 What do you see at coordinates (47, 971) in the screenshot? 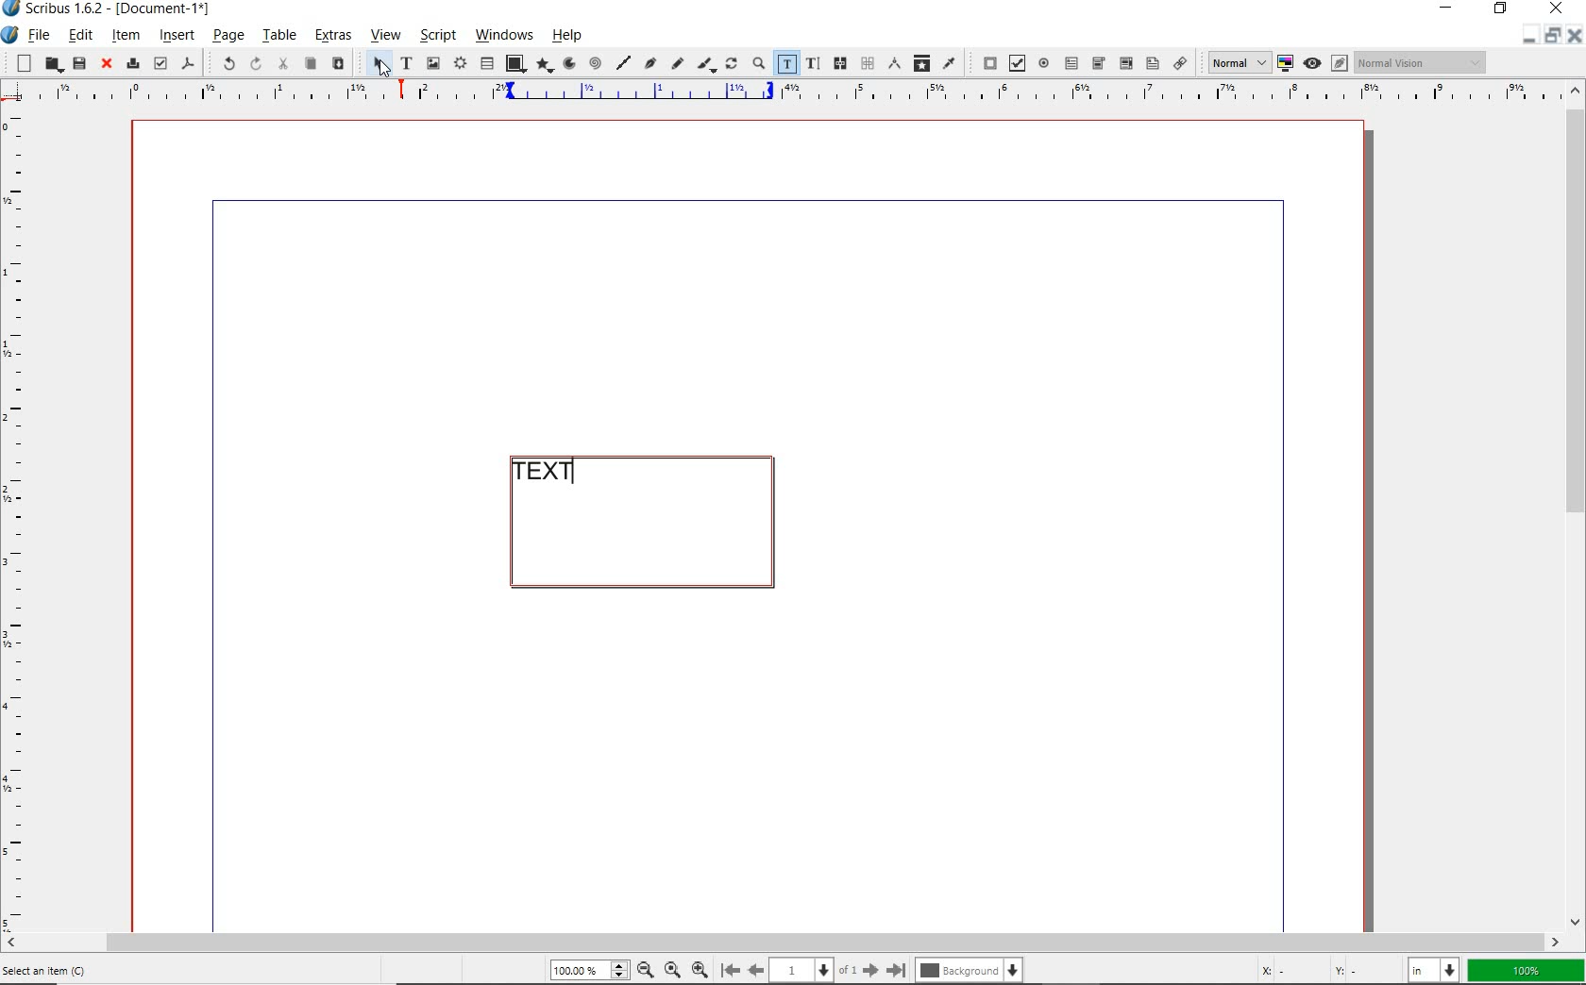
I see `Select an Item (C)` at bounding box center [47, 971].